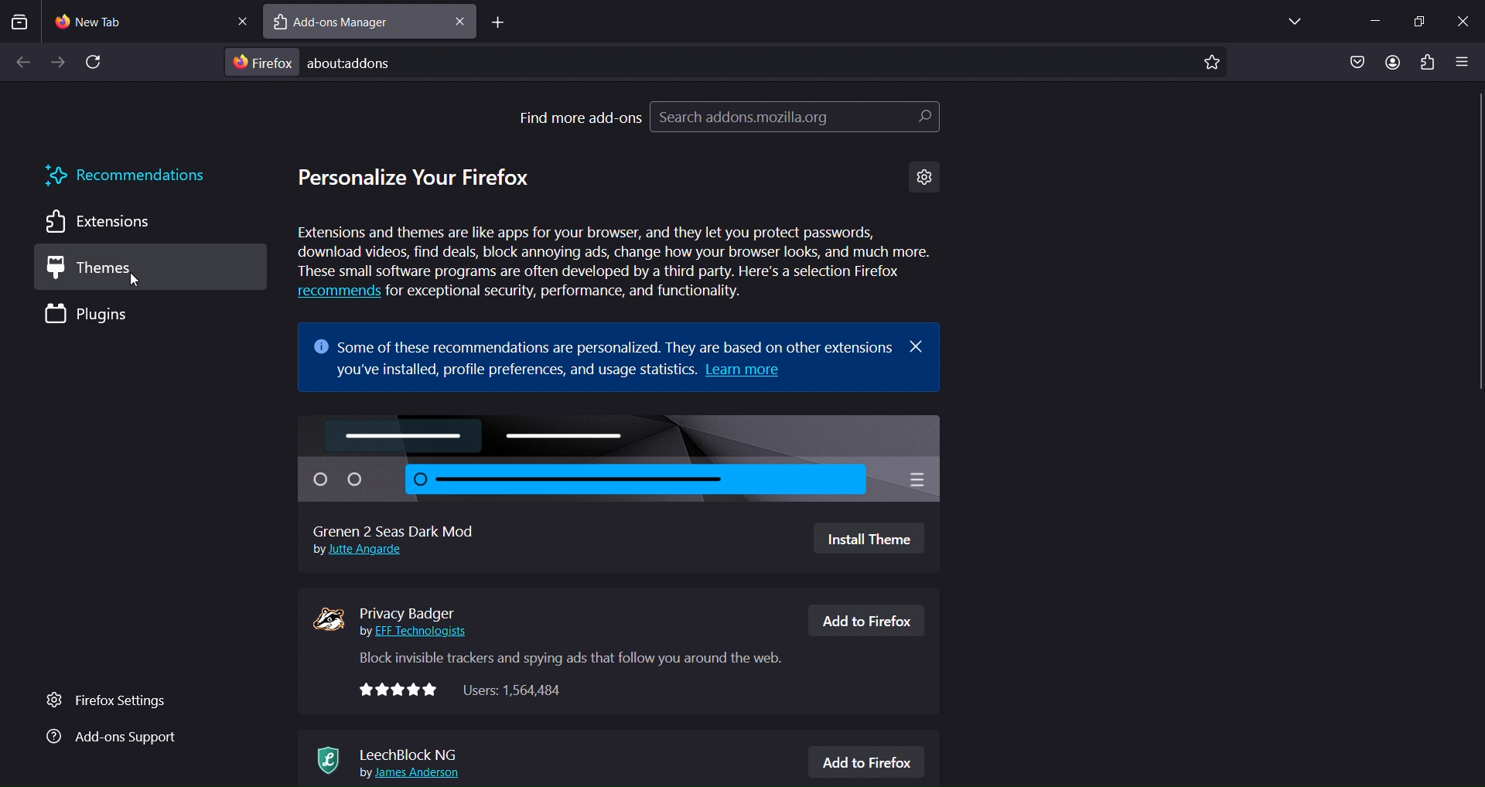 The height and width of the screenshot is (787, 1485). I want to click on current tab, so click(107, 22).